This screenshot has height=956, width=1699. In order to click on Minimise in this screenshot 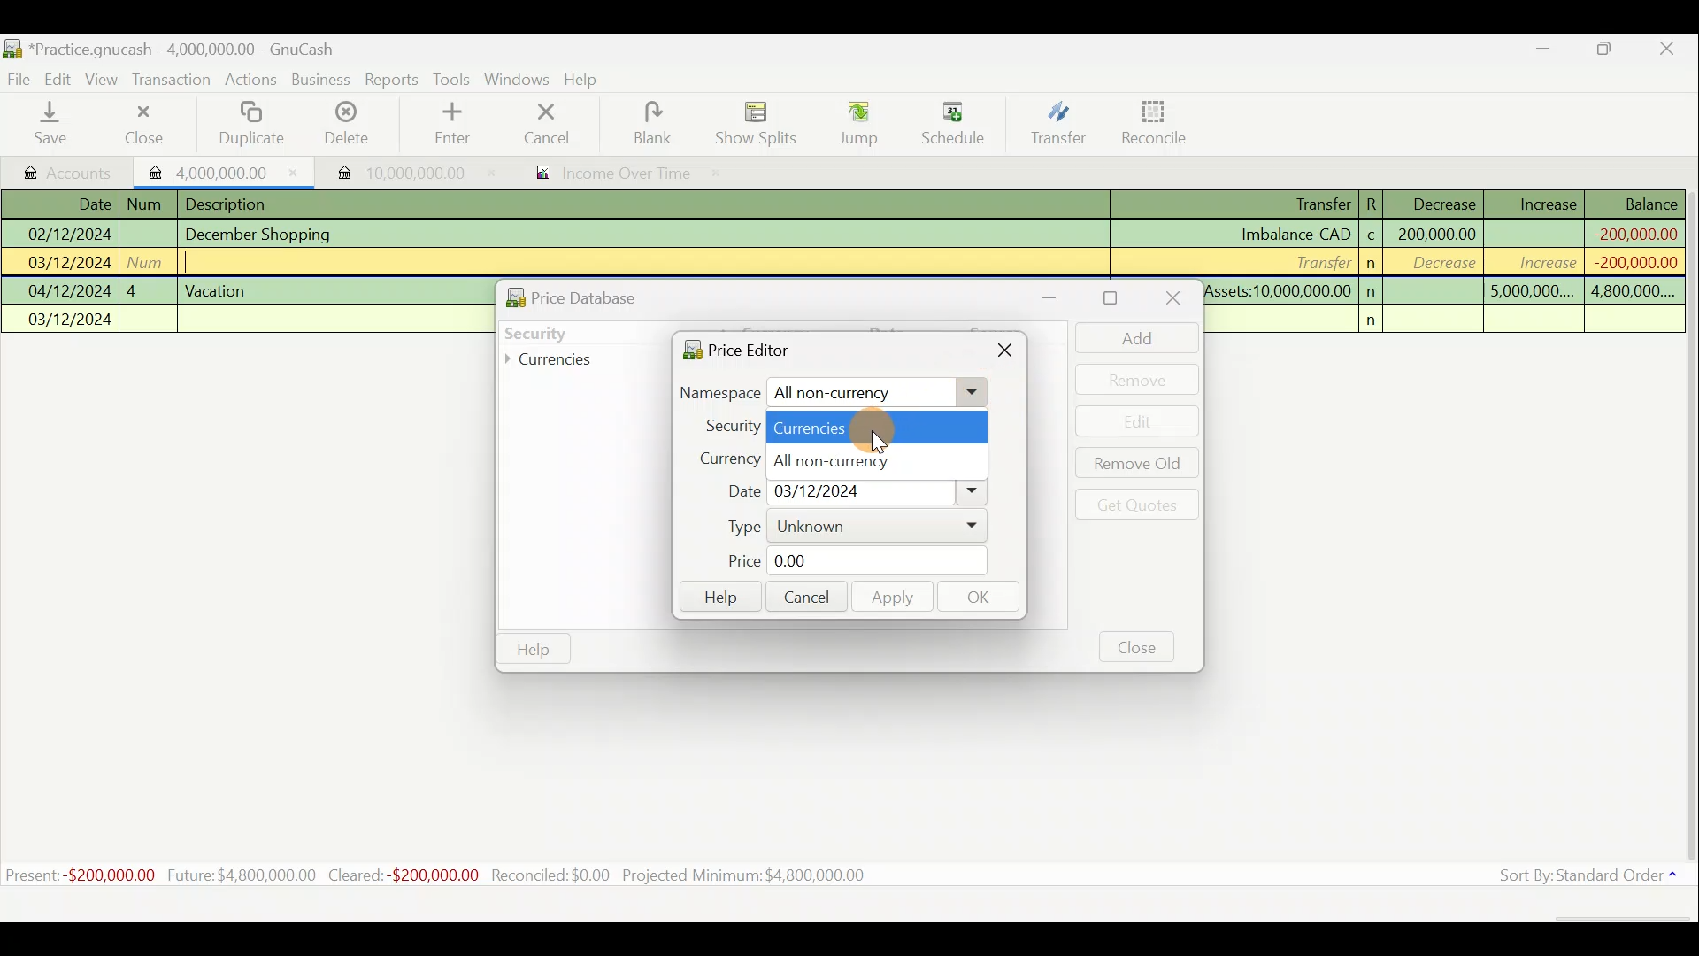, I will do `click(1546, 52)`.